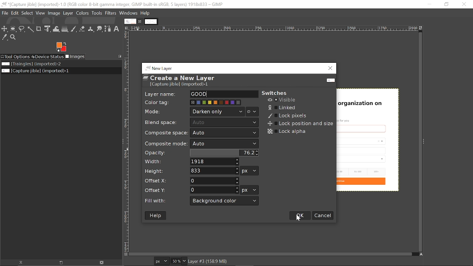  What do you see at coordinates (31, 64) in the screenshot?
I see `Image file titled "Triangles"` at bounding box center [31, 64].